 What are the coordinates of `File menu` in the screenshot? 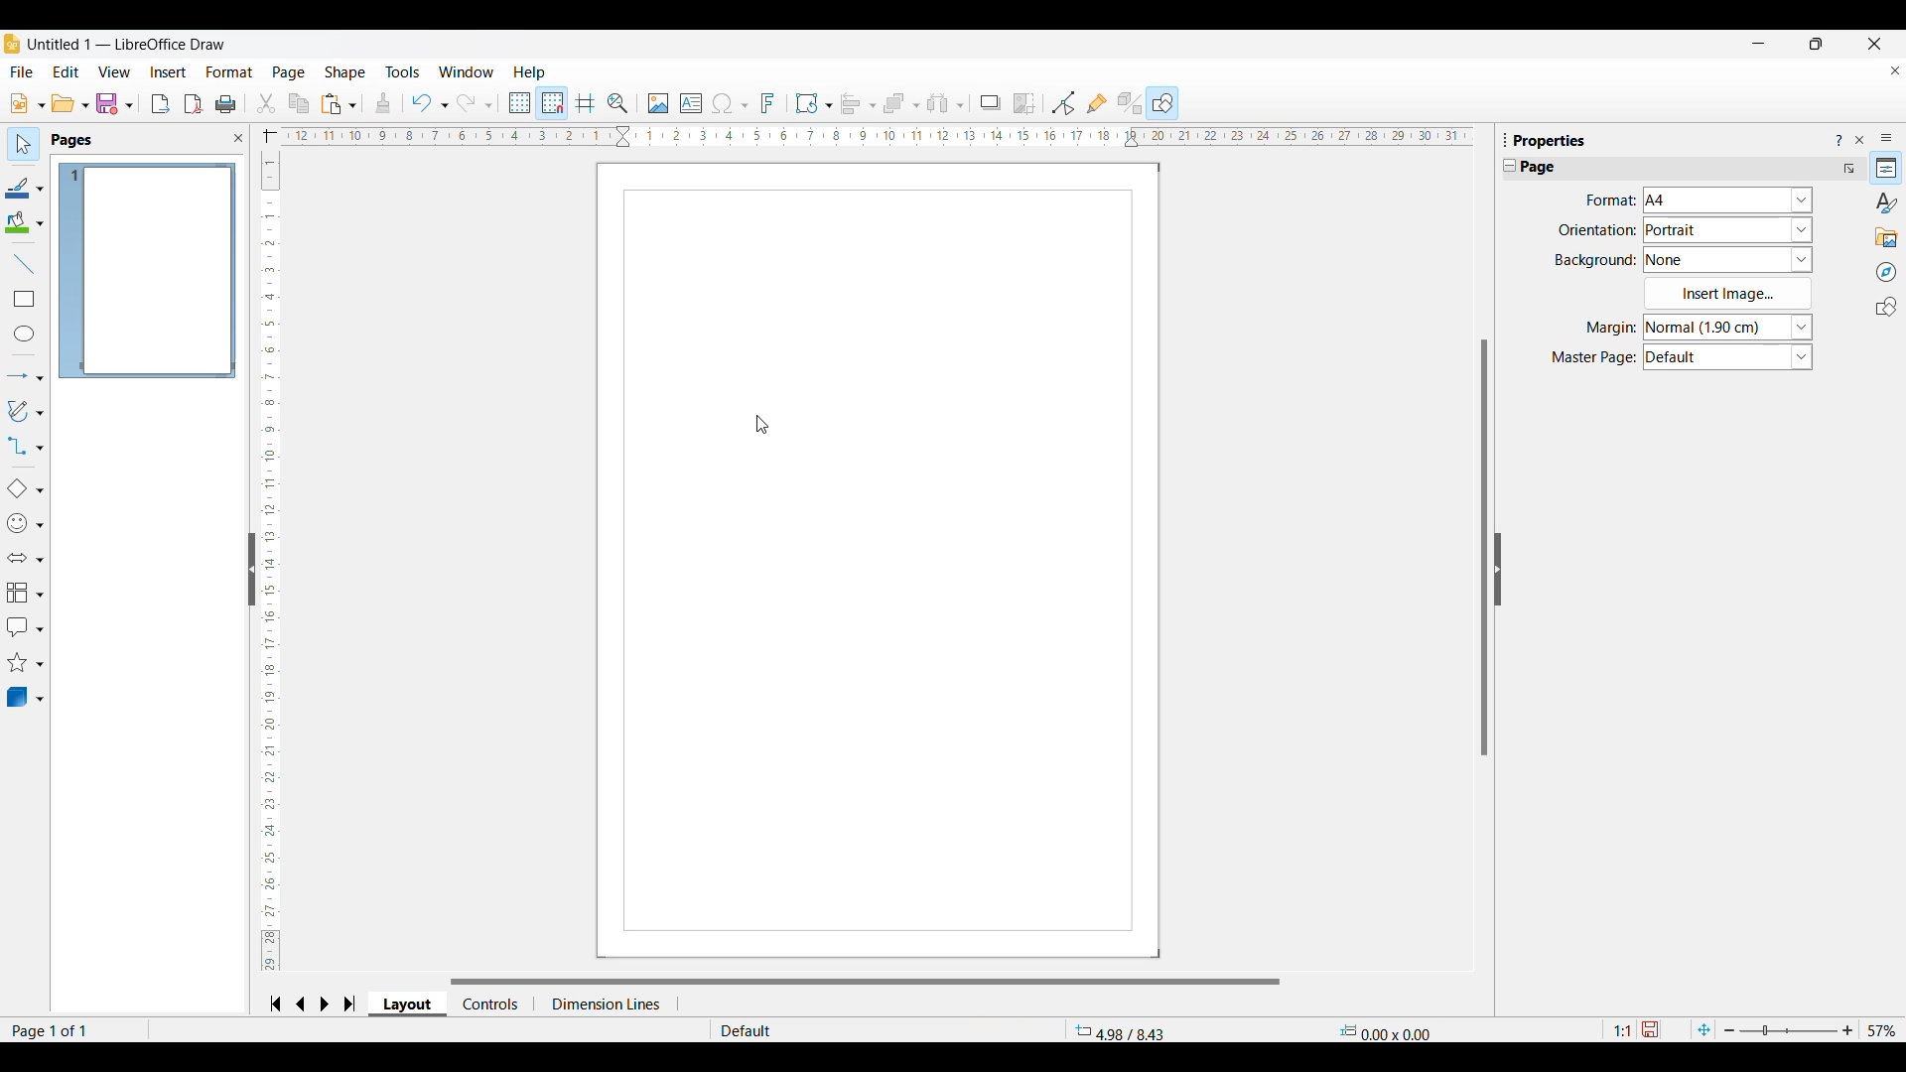 It's located at (21, 71).